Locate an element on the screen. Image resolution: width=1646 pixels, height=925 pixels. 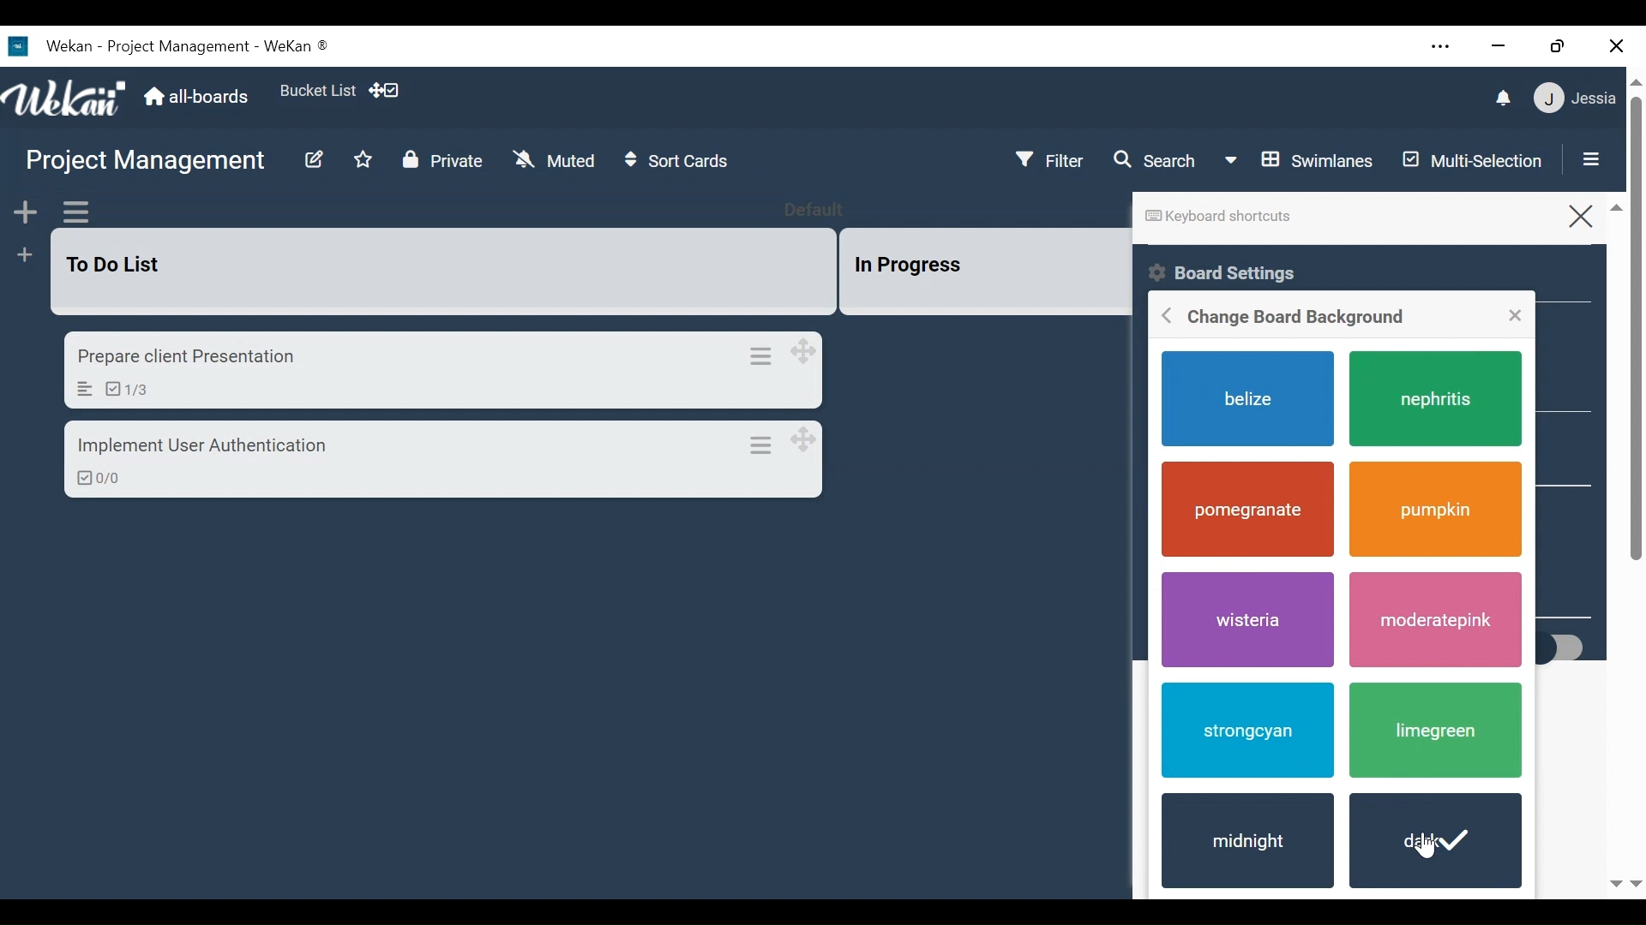
Home (all-boards) is located at coordinates (199, 97).